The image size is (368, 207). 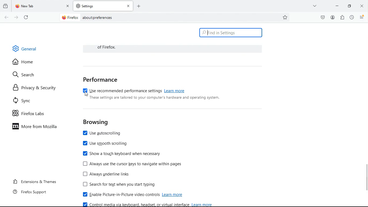 What do you see at coordinates (31, 114) in the screenshot?
I see `firefox labs` at bounding box center [31, 114].